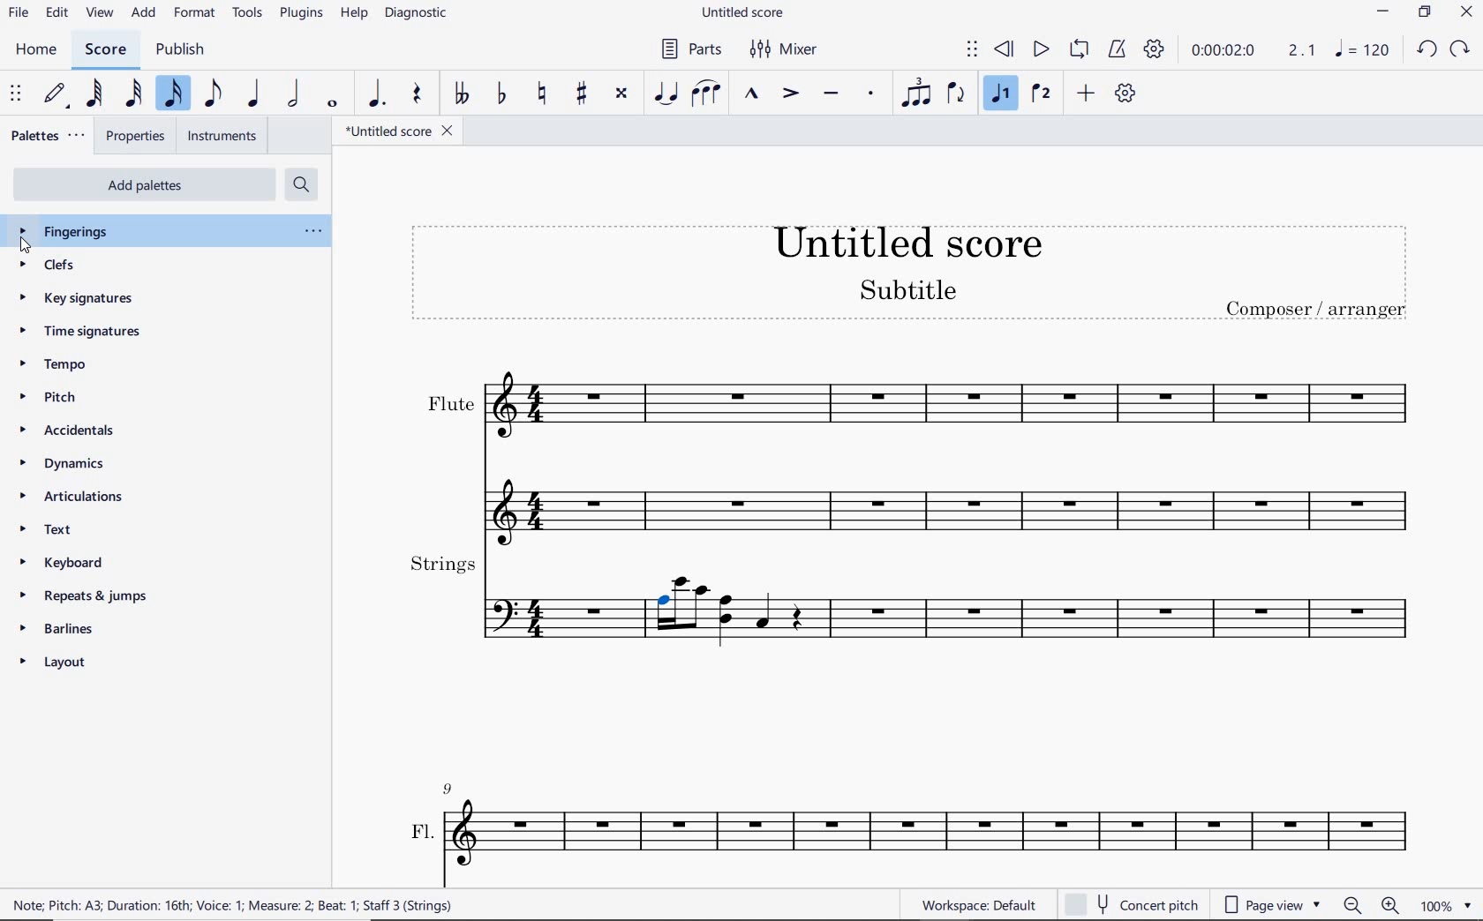 The image size is (1483, 921). What do you see at coordinates (237, 905) in the screenshot?
I see `score description` at bounding box center [237, 905].